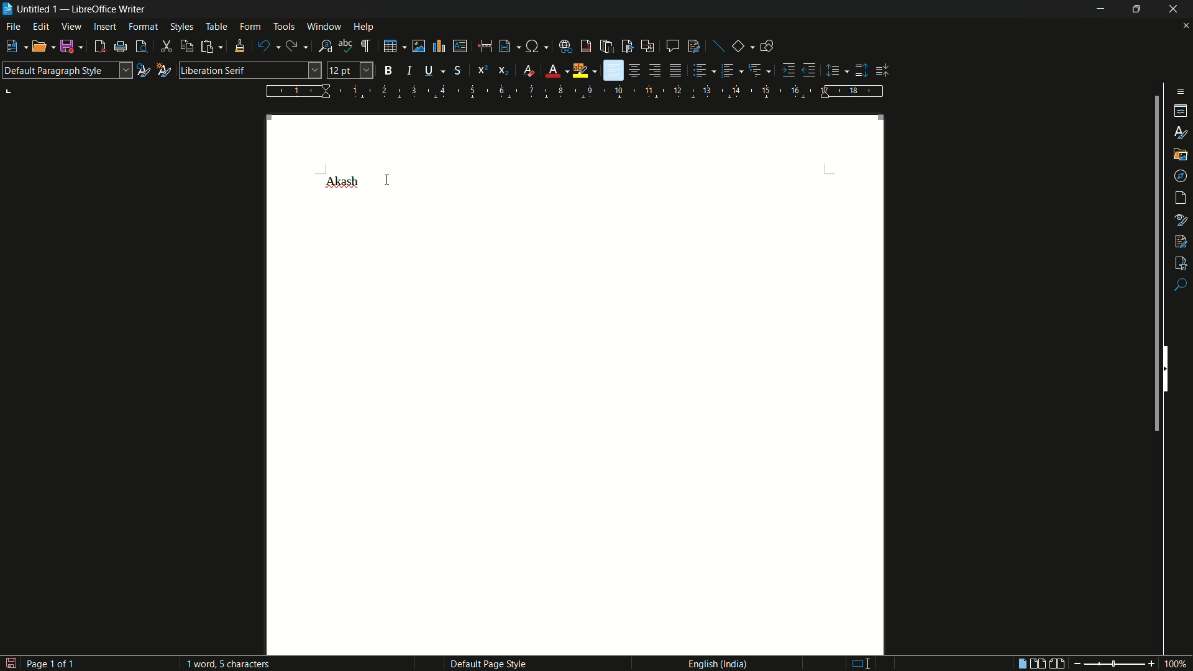 The image size is (1193, 671). I want to click on insert chart, so click(438, 45).